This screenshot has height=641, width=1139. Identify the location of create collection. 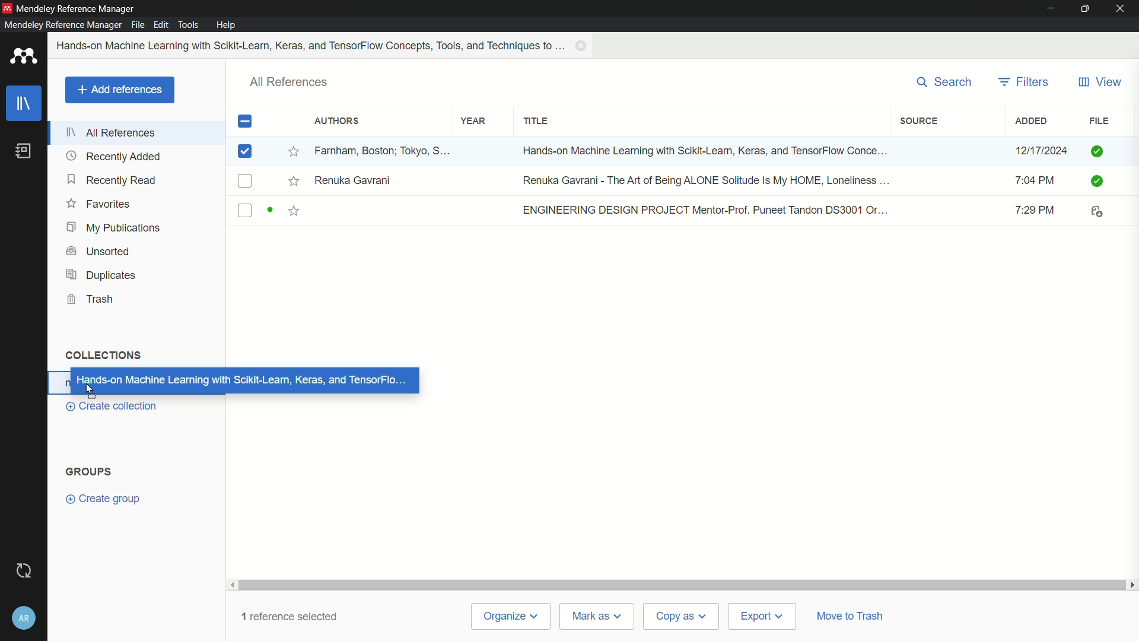
(109, 407).